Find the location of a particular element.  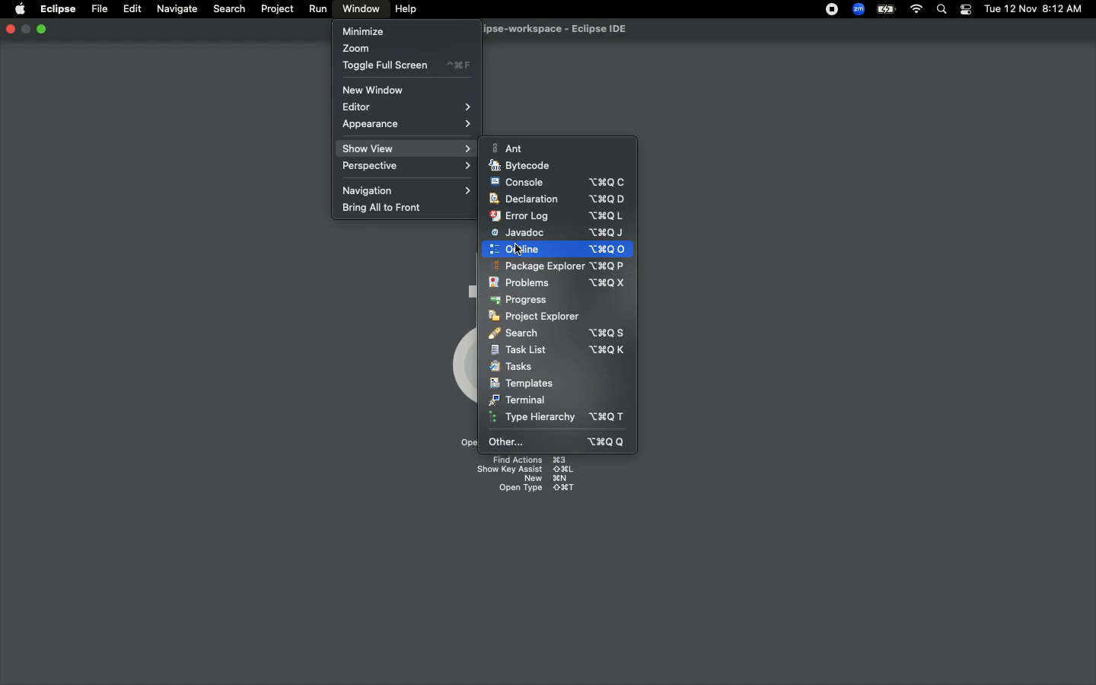

Ant is located at coordinates (510, 148).